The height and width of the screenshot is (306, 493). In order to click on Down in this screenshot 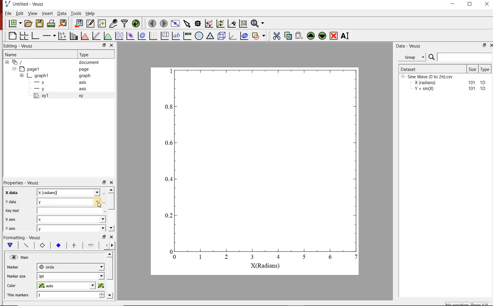, I will do `click(111, 228)`.